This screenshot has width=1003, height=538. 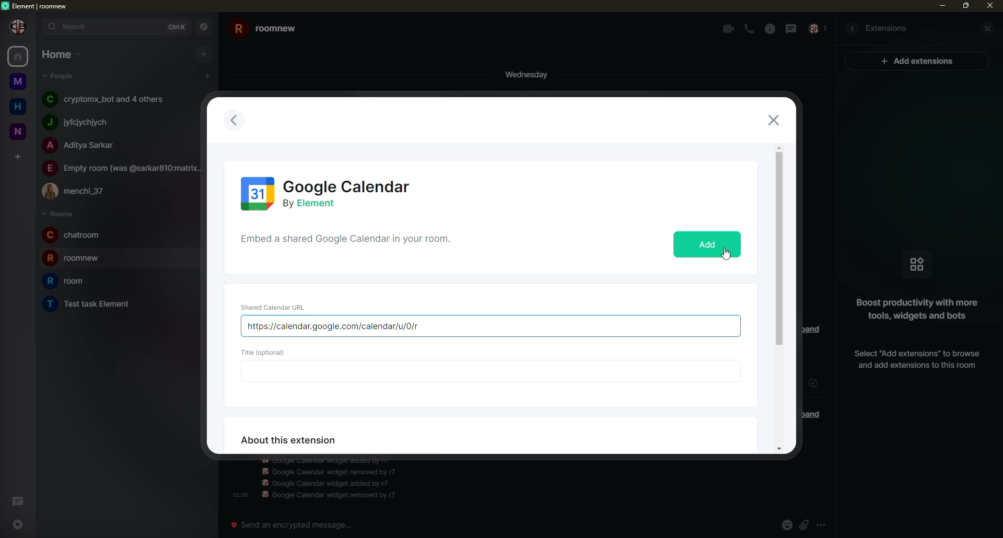 I want to click on threads, so click(x=17, y=499).